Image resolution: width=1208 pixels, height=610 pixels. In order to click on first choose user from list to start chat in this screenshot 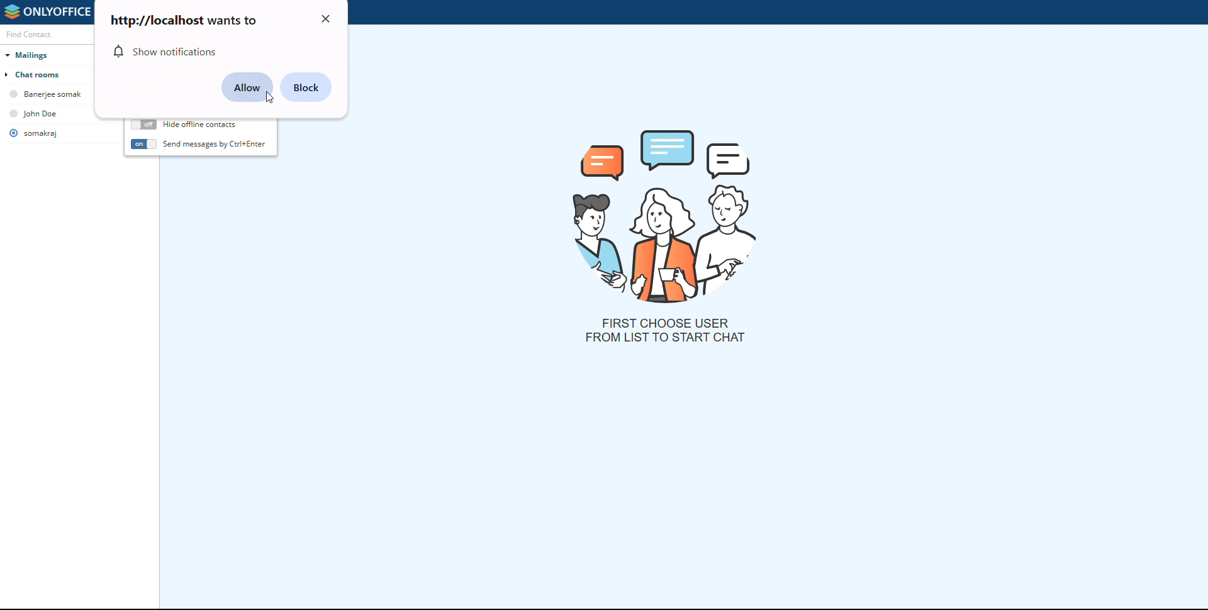, I will do `click(664, 330)`.